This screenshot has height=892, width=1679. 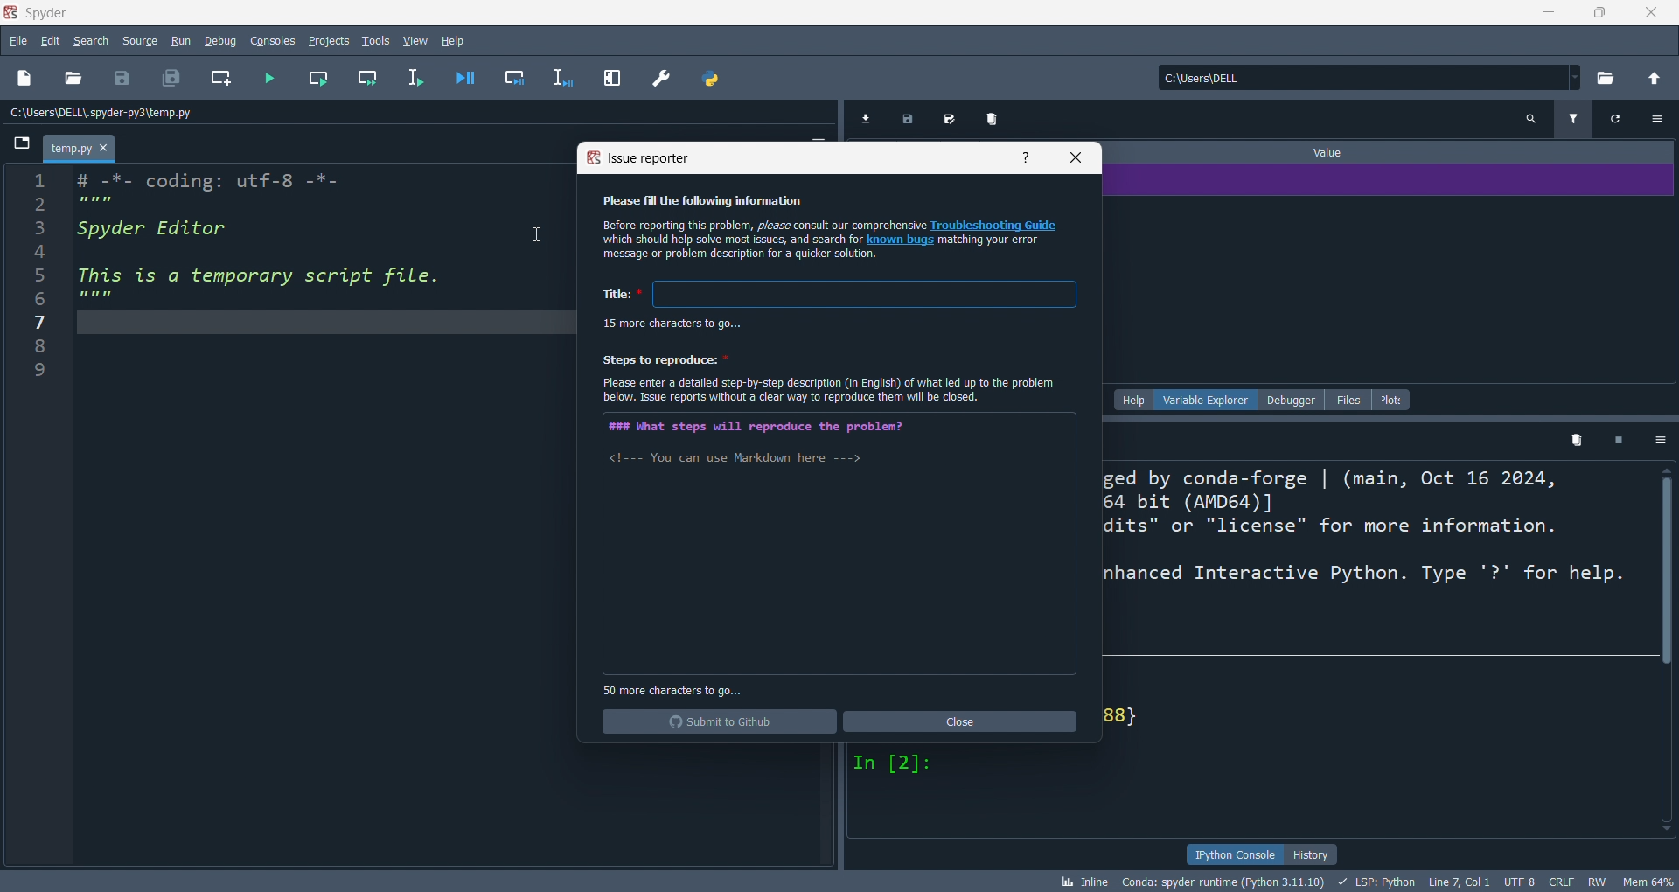 What do you see at coordinates (1578, 439) in the screenshot?
I see `Delete` at bounding box center [1578, 439].